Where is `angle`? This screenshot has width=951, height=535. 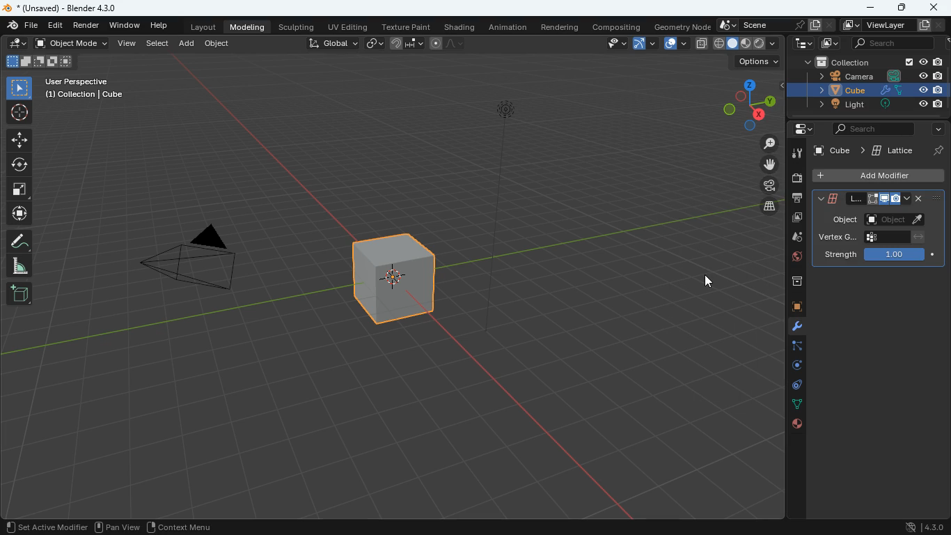 angle is located at coordinates (25, 266).